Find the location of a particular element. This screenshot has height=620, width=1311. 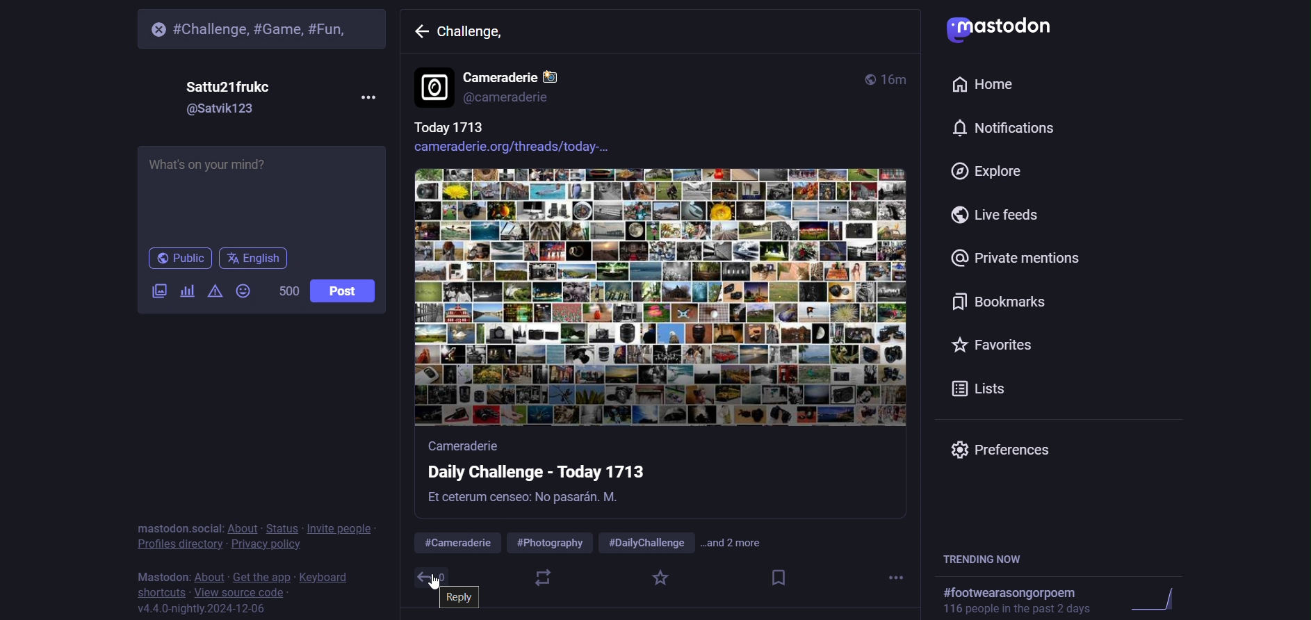

favorite is located at coordinates (660, 579).